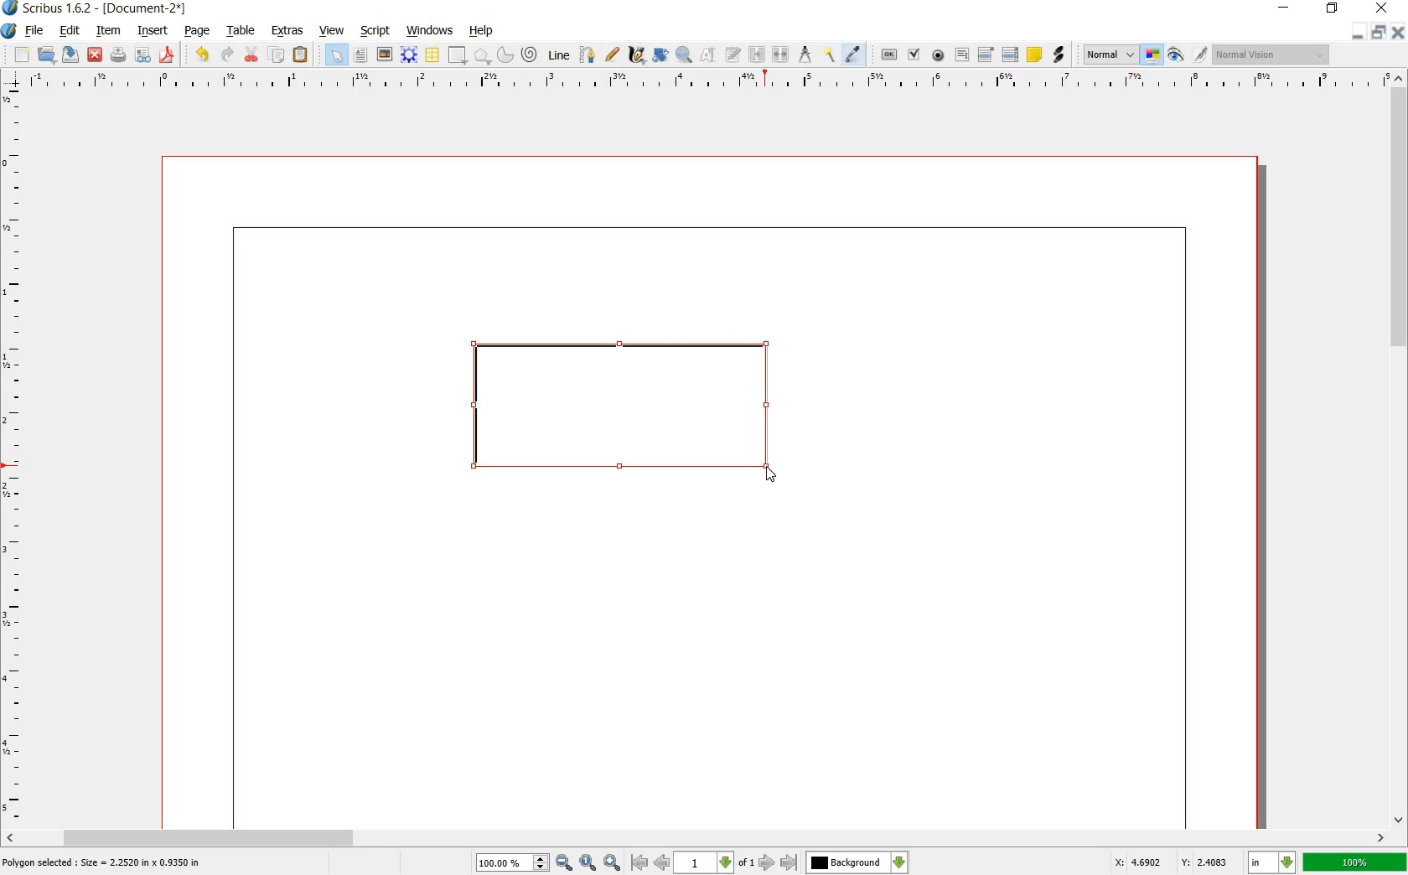 The height and width of the screenshot is (875, 1408). Describe the element at coordinates (10, 29) in the screenshot. I see `SYSTEM LOGO` at that location.